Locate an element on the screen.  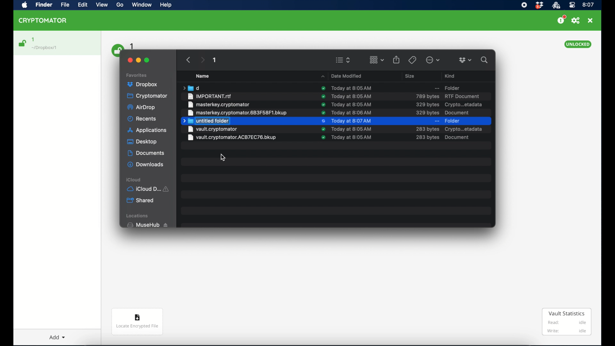
iCloud is located at coordinates (149, 188).